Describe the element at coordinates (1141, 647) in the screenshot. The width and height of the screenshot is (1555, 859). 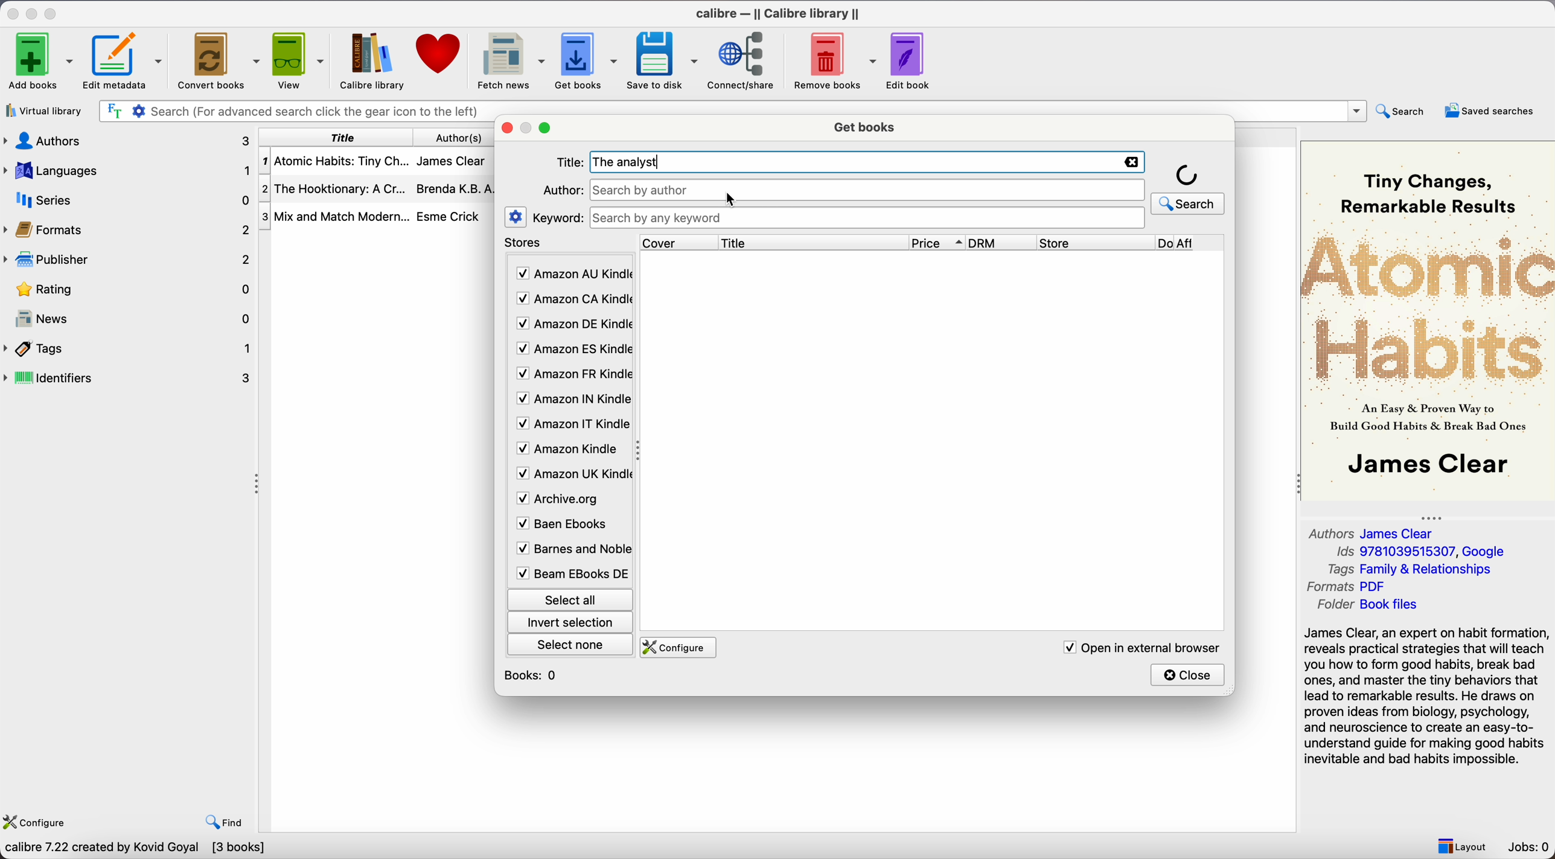
I see `open in external browser` at that location.